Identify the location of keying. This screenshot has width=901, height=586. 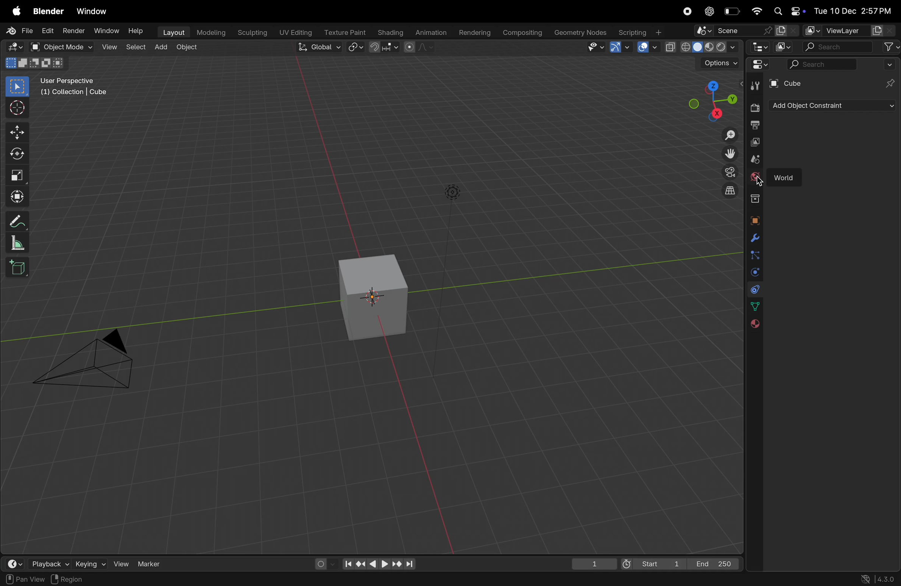
(89, 563).